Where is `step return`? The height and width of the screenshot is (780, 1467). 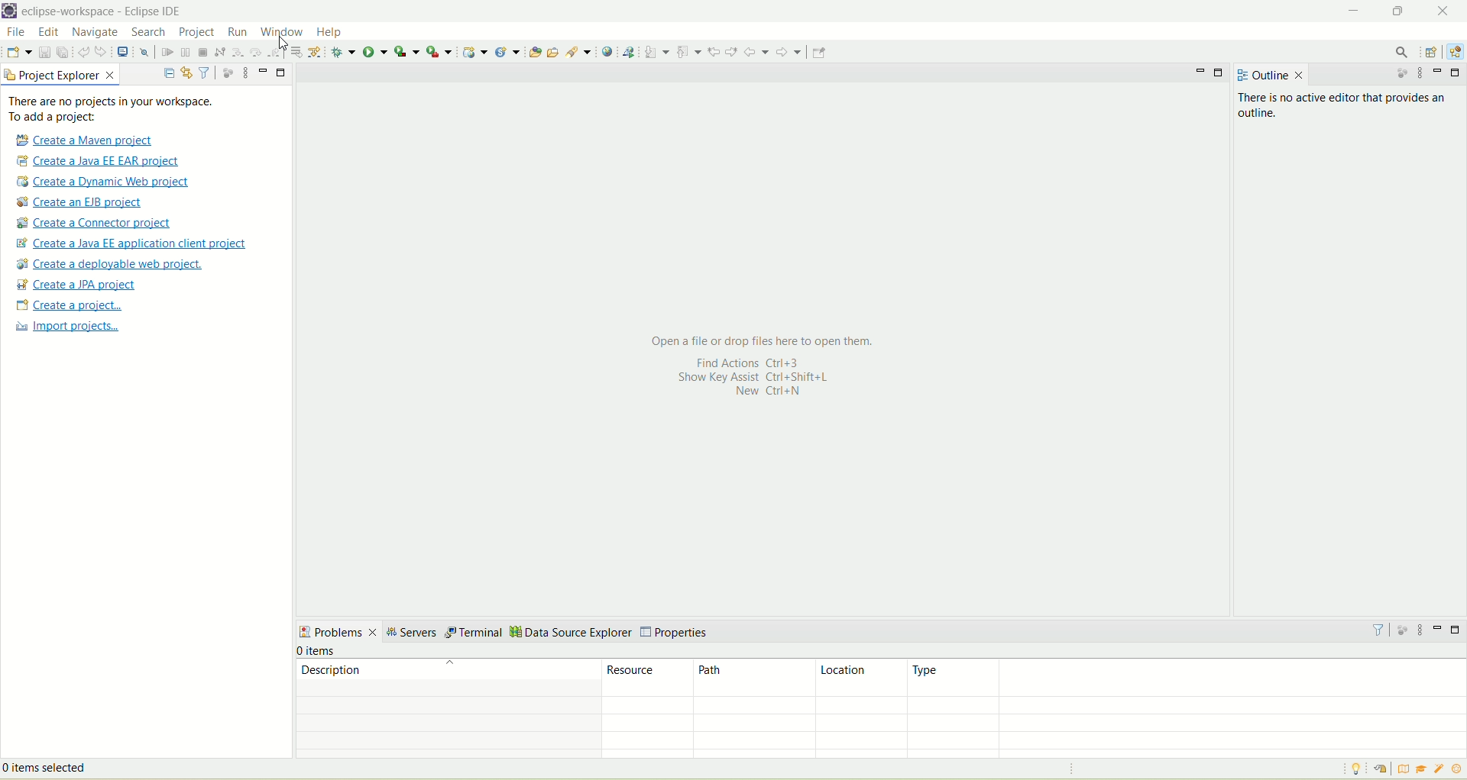 step return is located at coordinates (274, 52).